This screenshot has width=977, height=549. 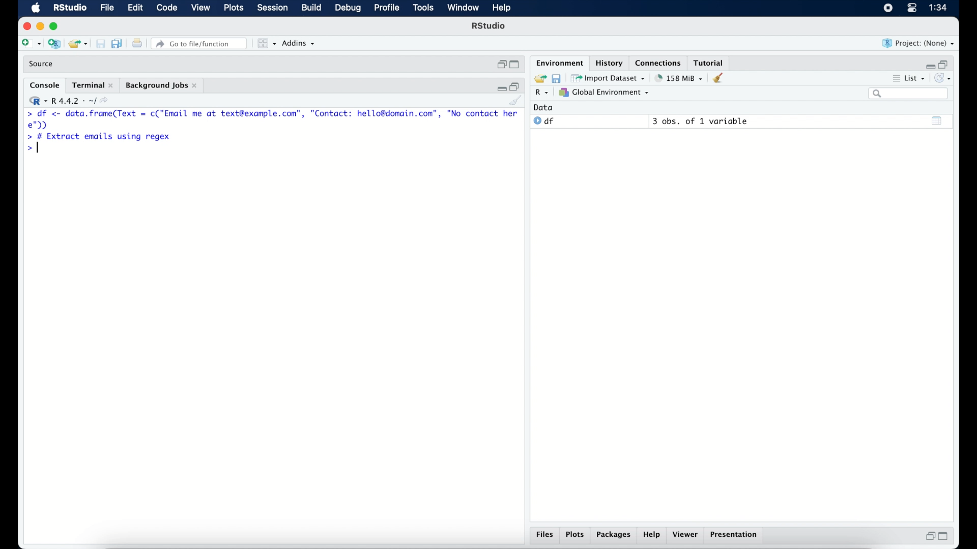 I want to click on background jobs, so click(x=163, y=86).